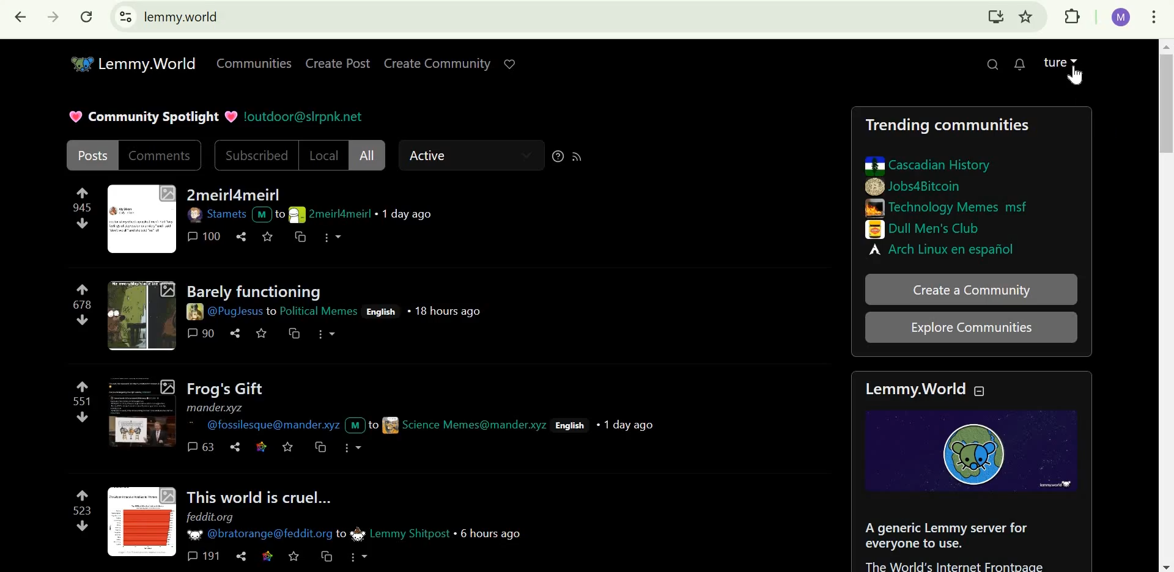  I want to click on expand, so click(1077, 59).